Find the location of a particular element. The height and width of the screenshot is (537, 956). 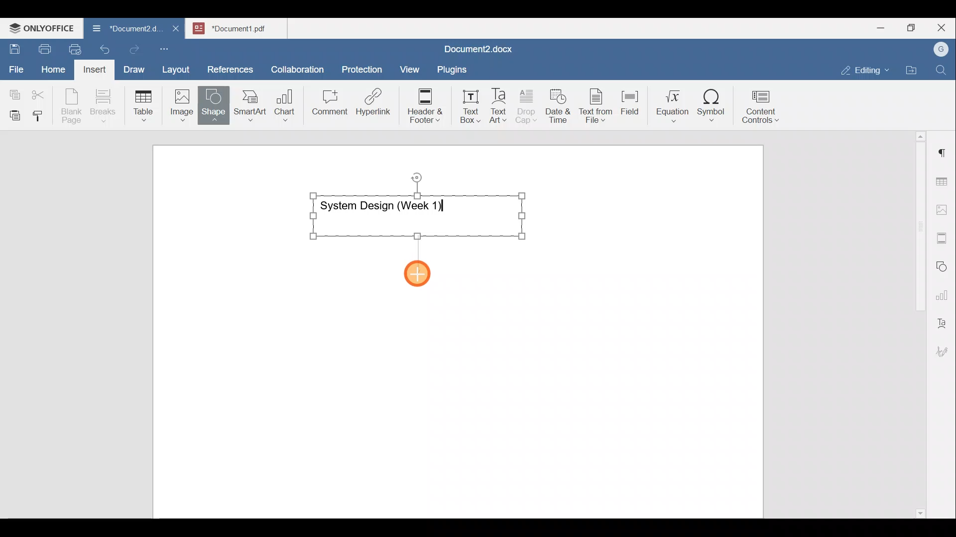

Minimize is located at coordinates (880, 27).